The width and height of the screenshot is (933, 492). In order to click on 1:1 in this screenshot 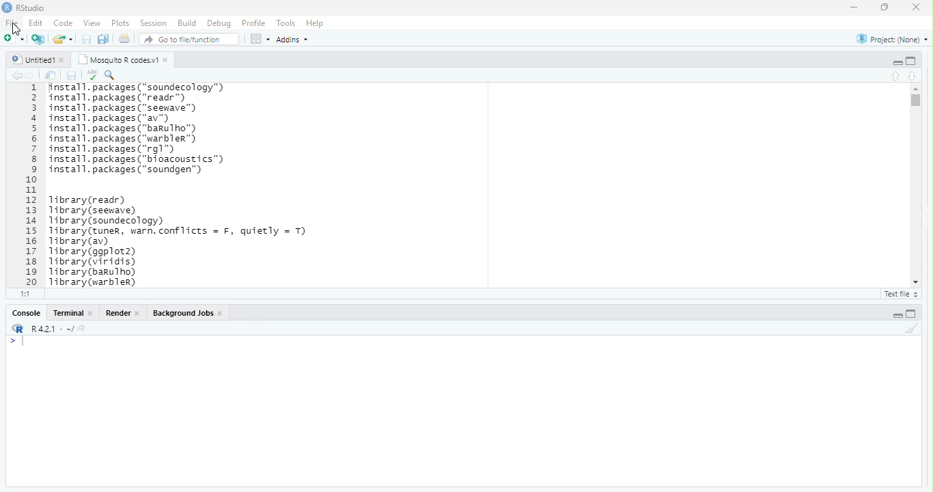, I will do `click(26, 293)`.